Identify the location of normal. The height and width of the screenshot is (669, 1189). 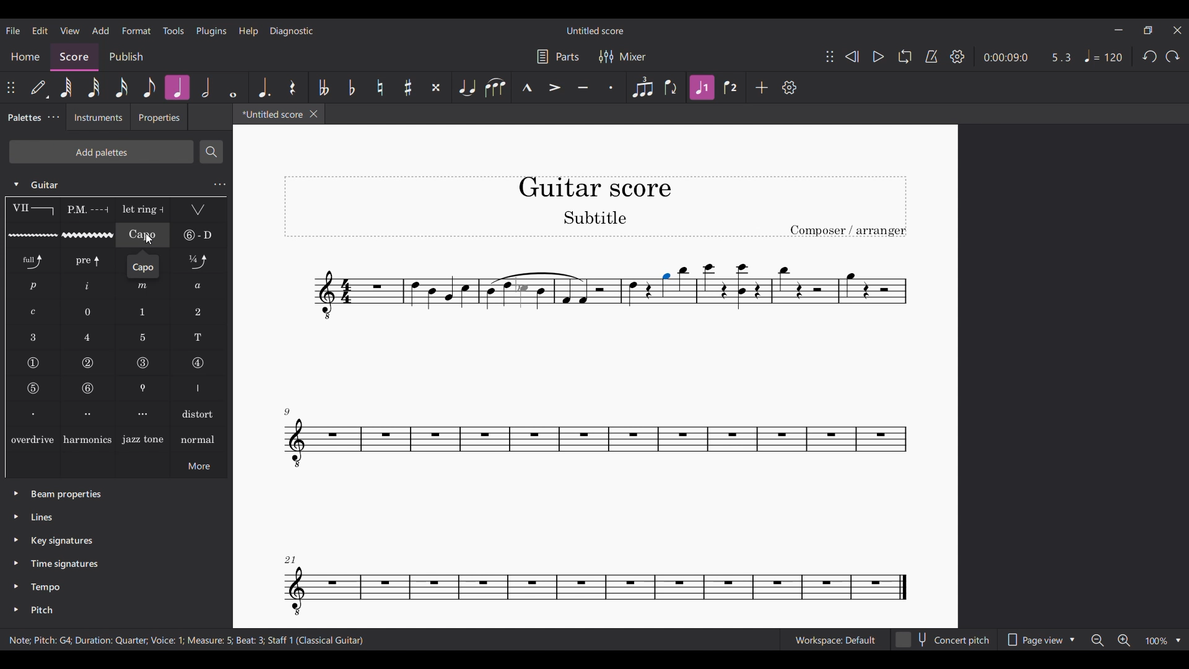
(198, 439).